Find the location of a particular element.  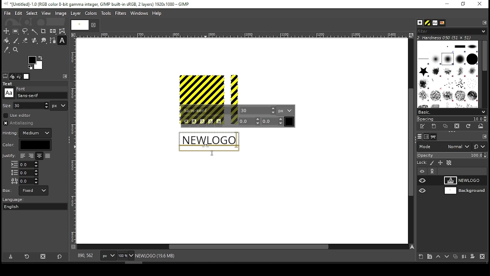

undo history is located at coordinates (20, 77).